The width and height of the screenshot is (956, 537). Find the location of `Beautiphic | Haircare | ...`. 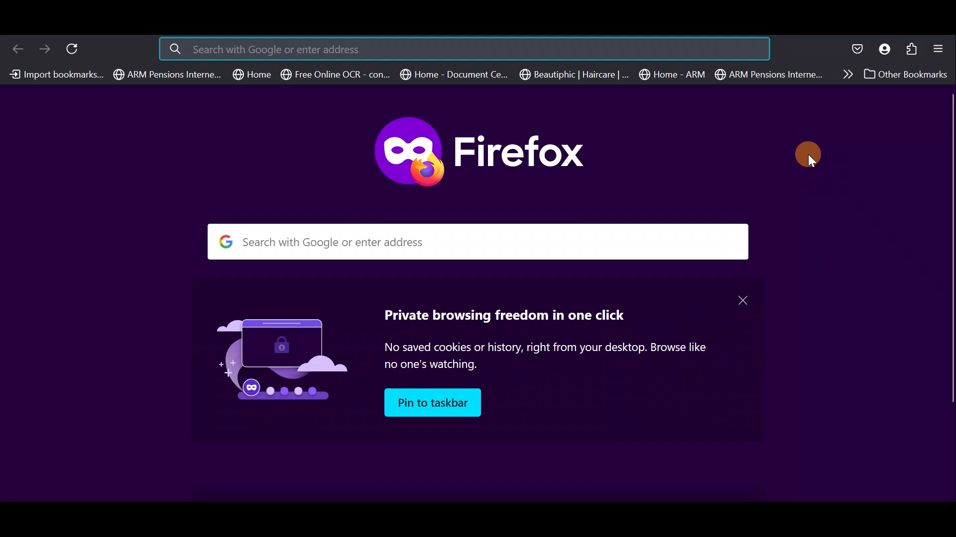

Beautiphic | Haircare | ... is located at coordinates (575, 76).